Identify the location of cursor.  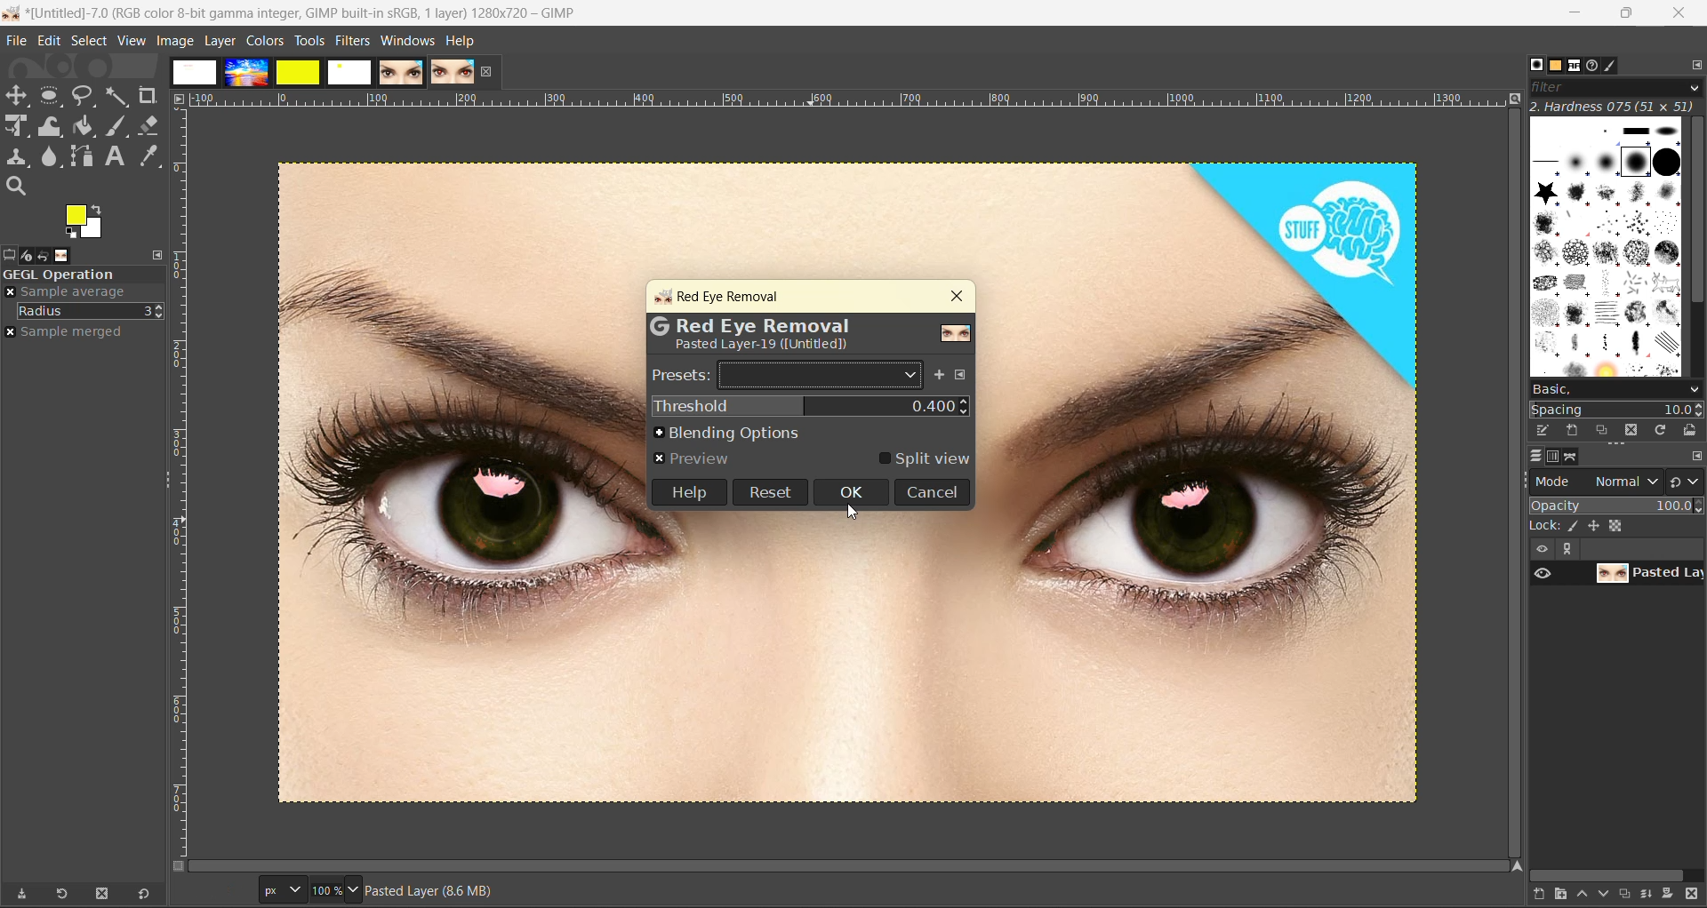
(848, 514).